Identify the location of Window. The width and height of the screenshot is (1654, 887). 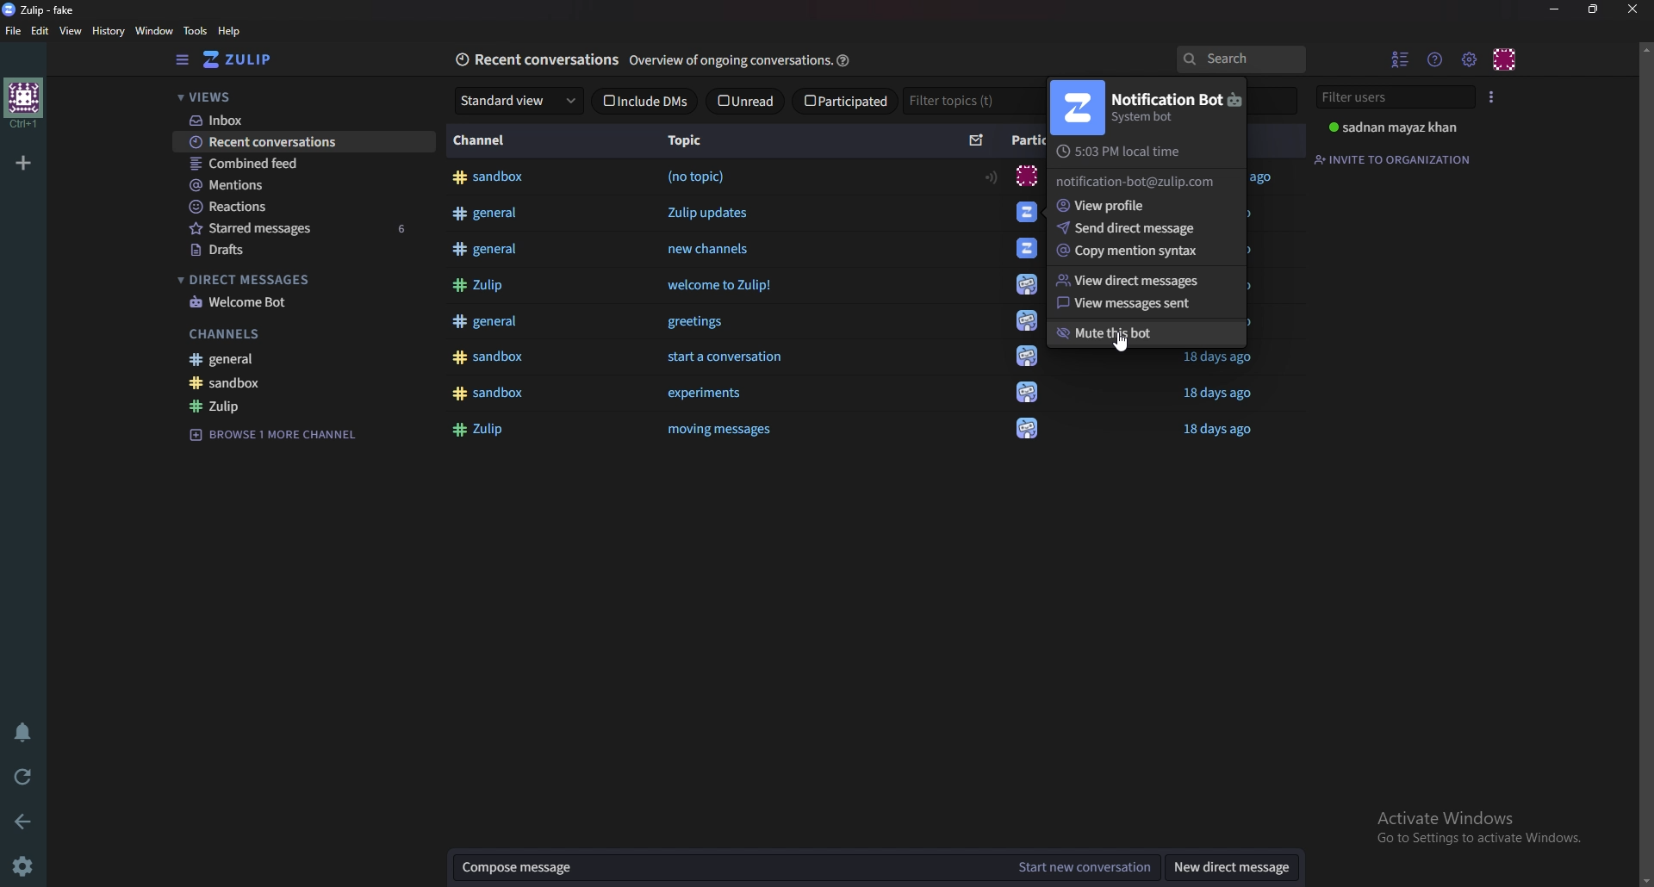
(156, 31).